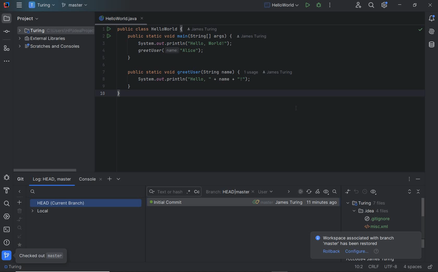  Describe the element at coordinates (172, 202) in the screenshot. I see `INITIAL COMMIT` at that location.